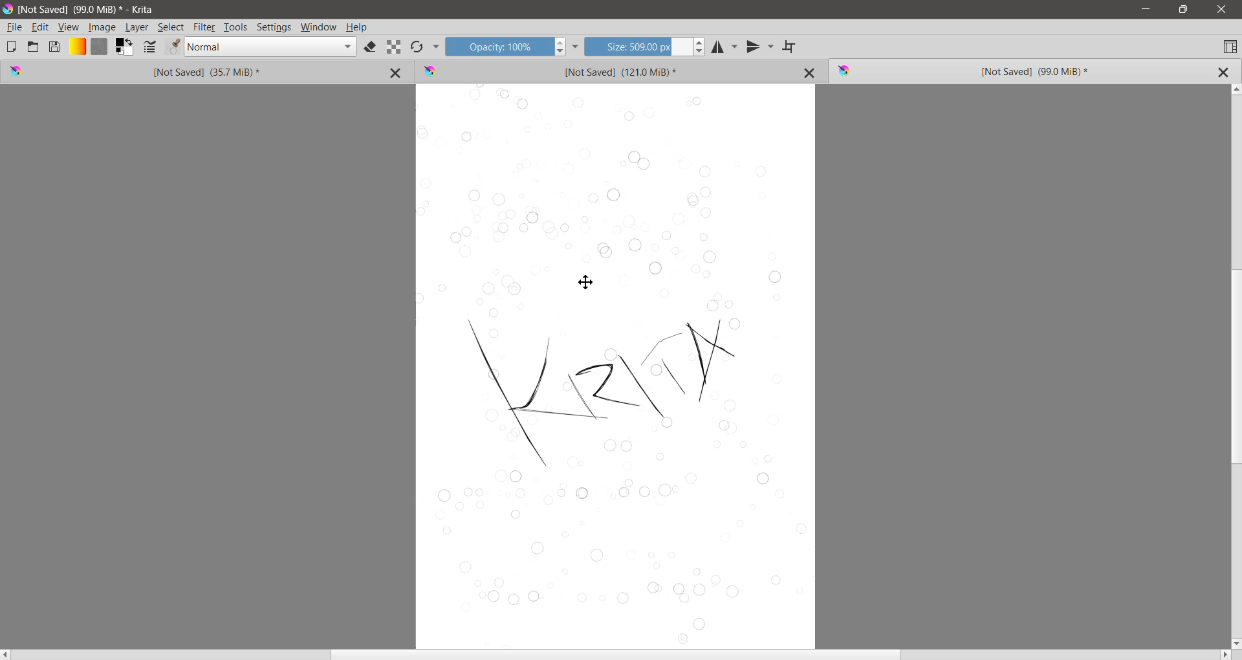  Describe the element at coordinates (102, 28) in the screenshot. I see `Image` at that location.